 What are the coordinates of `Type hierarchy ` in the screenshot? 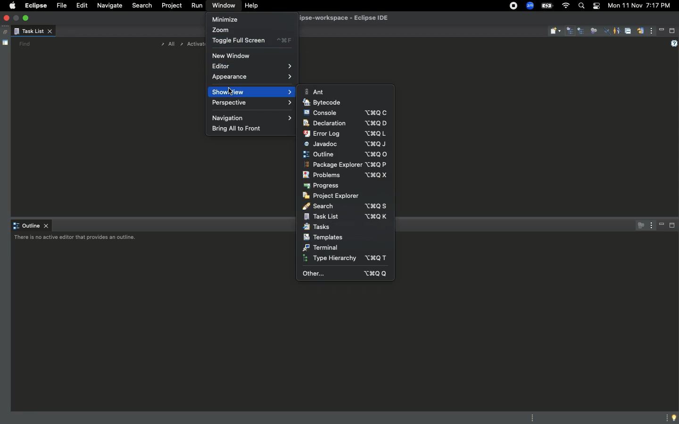 It's located at (344, 259).